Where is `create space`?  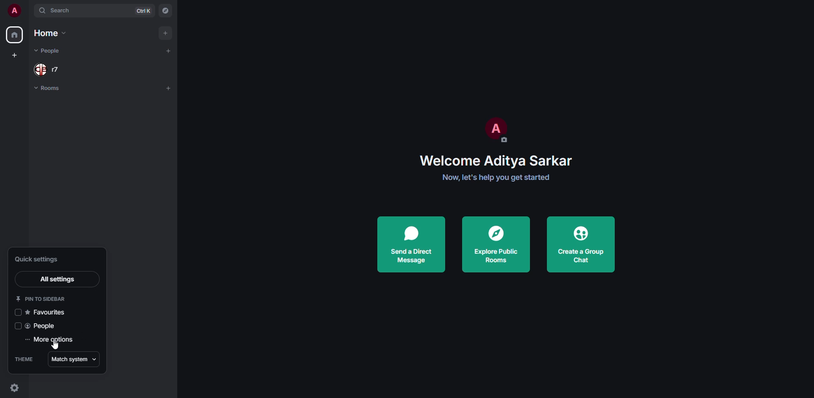 create space is located at coordinates (14, 56).